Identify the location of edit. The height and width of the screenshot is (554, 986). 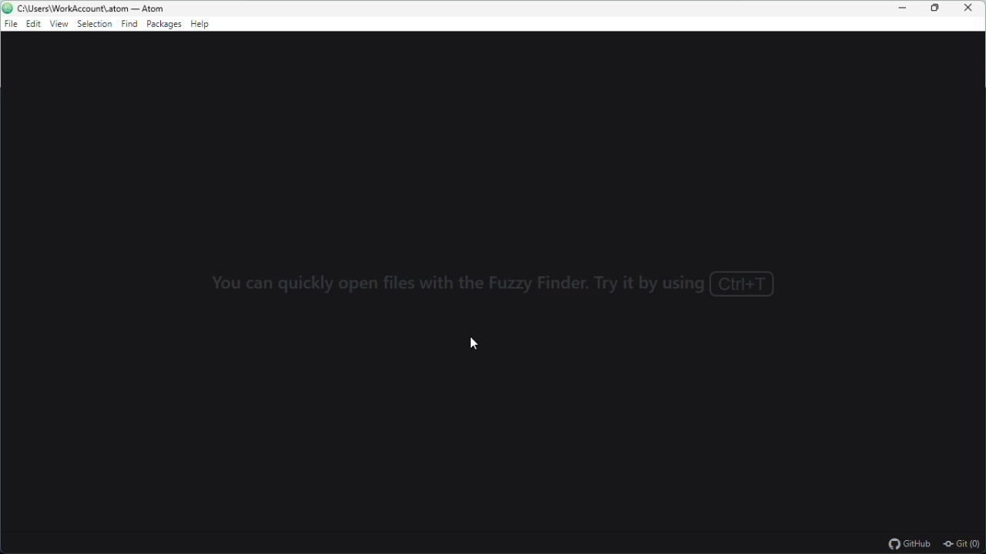
(33, 26).